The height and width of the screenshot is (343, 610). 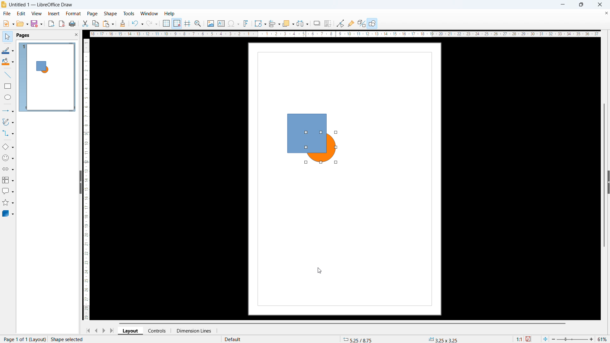 What do you see at coordinates (85, 24) in the screenshot?
I see `cut ` at bounding box center [85, 24].